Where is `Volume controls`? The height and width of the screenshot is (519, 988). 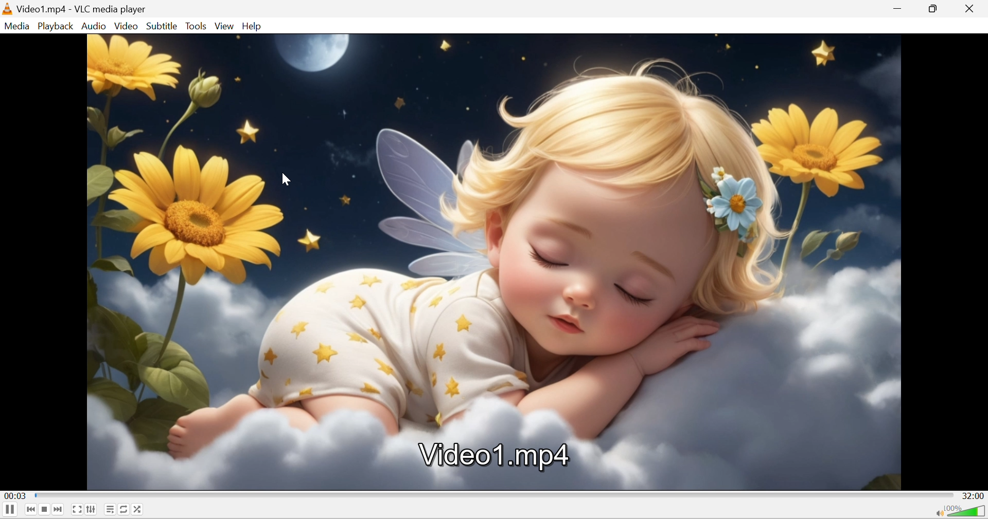
Volume controls is located at coordinates (967, 511).